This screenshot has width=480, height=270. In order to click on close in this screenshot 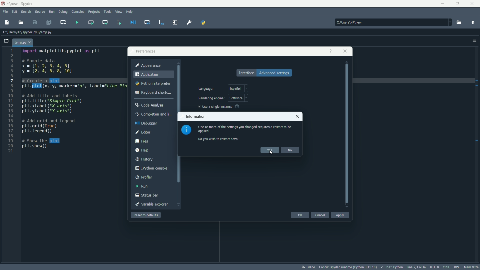, I will do `click(297, 116)`.